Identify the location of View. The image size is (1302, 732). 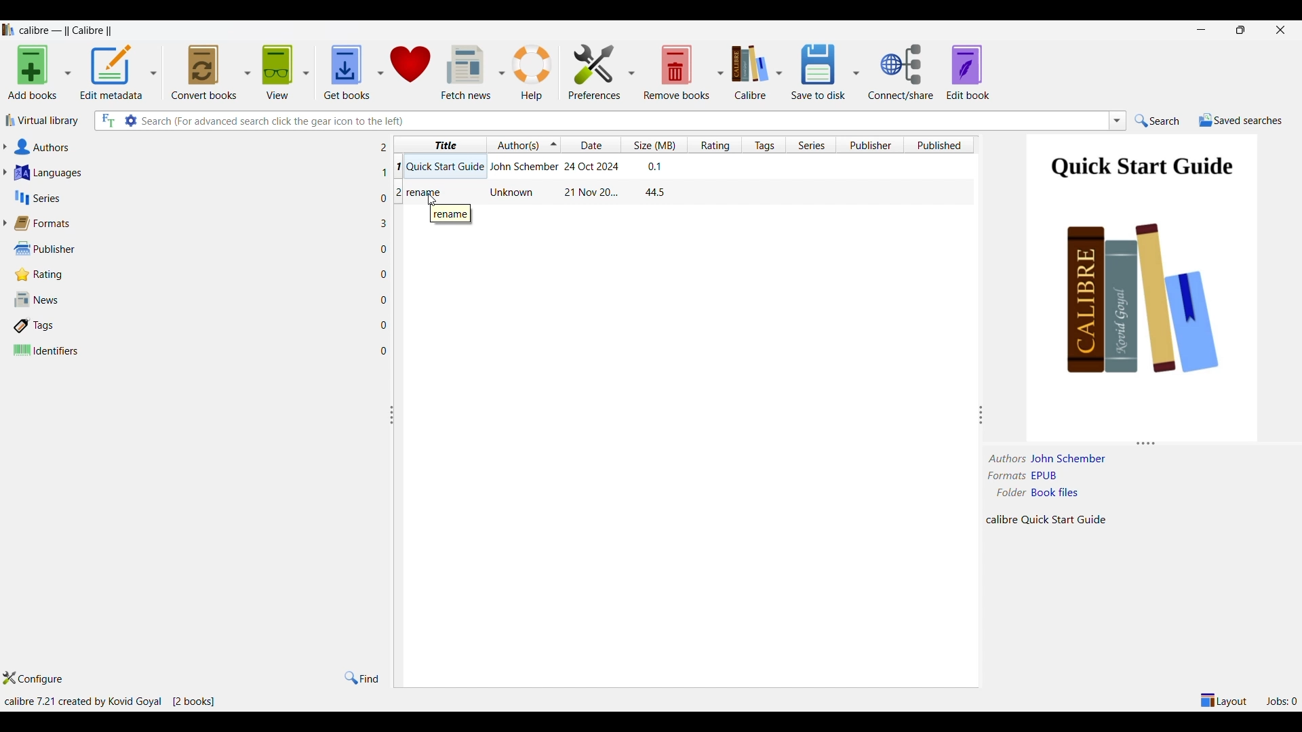
(277, 73).